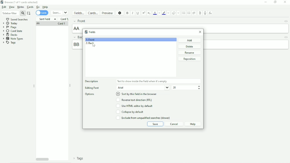 The width and height of the screenshot is (290, 163). Describe the element at coordinates (31, 7) in the screenshot. I see `Cards` at that location.